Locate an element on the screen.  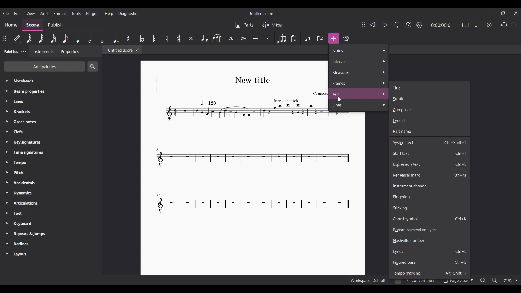
Pitch is located at coordinates (51, 173).